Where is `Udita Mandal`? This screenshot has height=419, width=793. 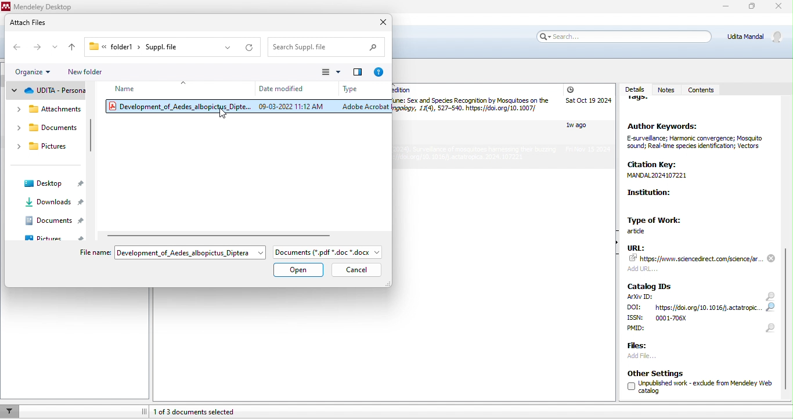
Udita Mandal is located at coordinates (758, 37).